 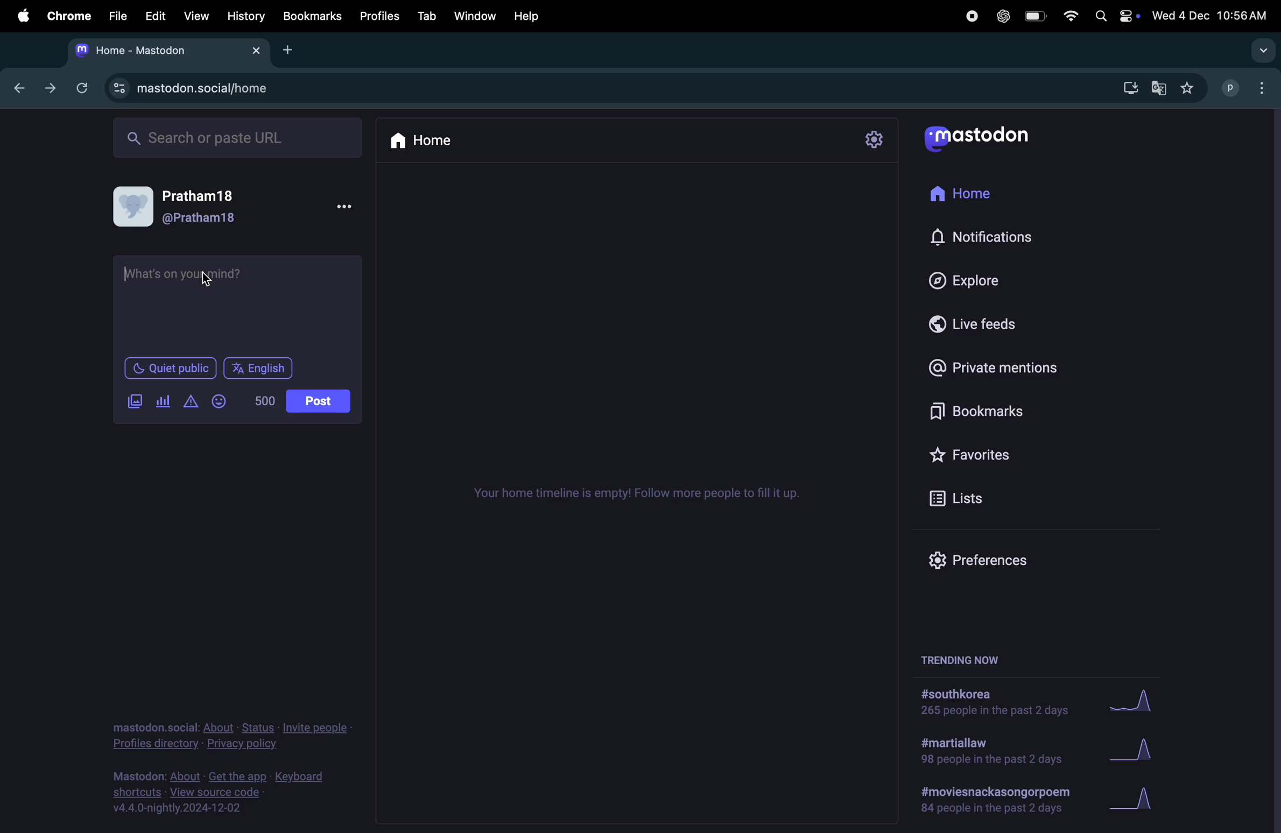 I want to click on Search bar, so click(x=237, y=136).